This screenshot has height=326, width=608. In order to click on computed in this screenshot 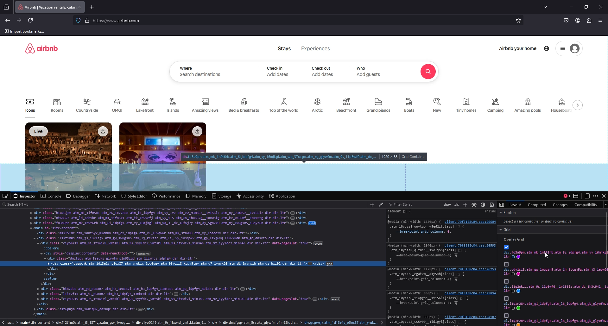, I will do `click(538, 204)`.